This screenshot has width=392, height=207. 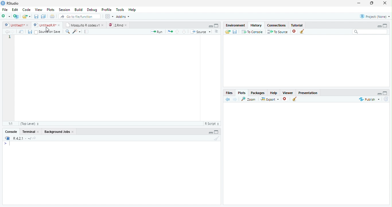 I want to click on Refresh List, so click(x=386, y=99).